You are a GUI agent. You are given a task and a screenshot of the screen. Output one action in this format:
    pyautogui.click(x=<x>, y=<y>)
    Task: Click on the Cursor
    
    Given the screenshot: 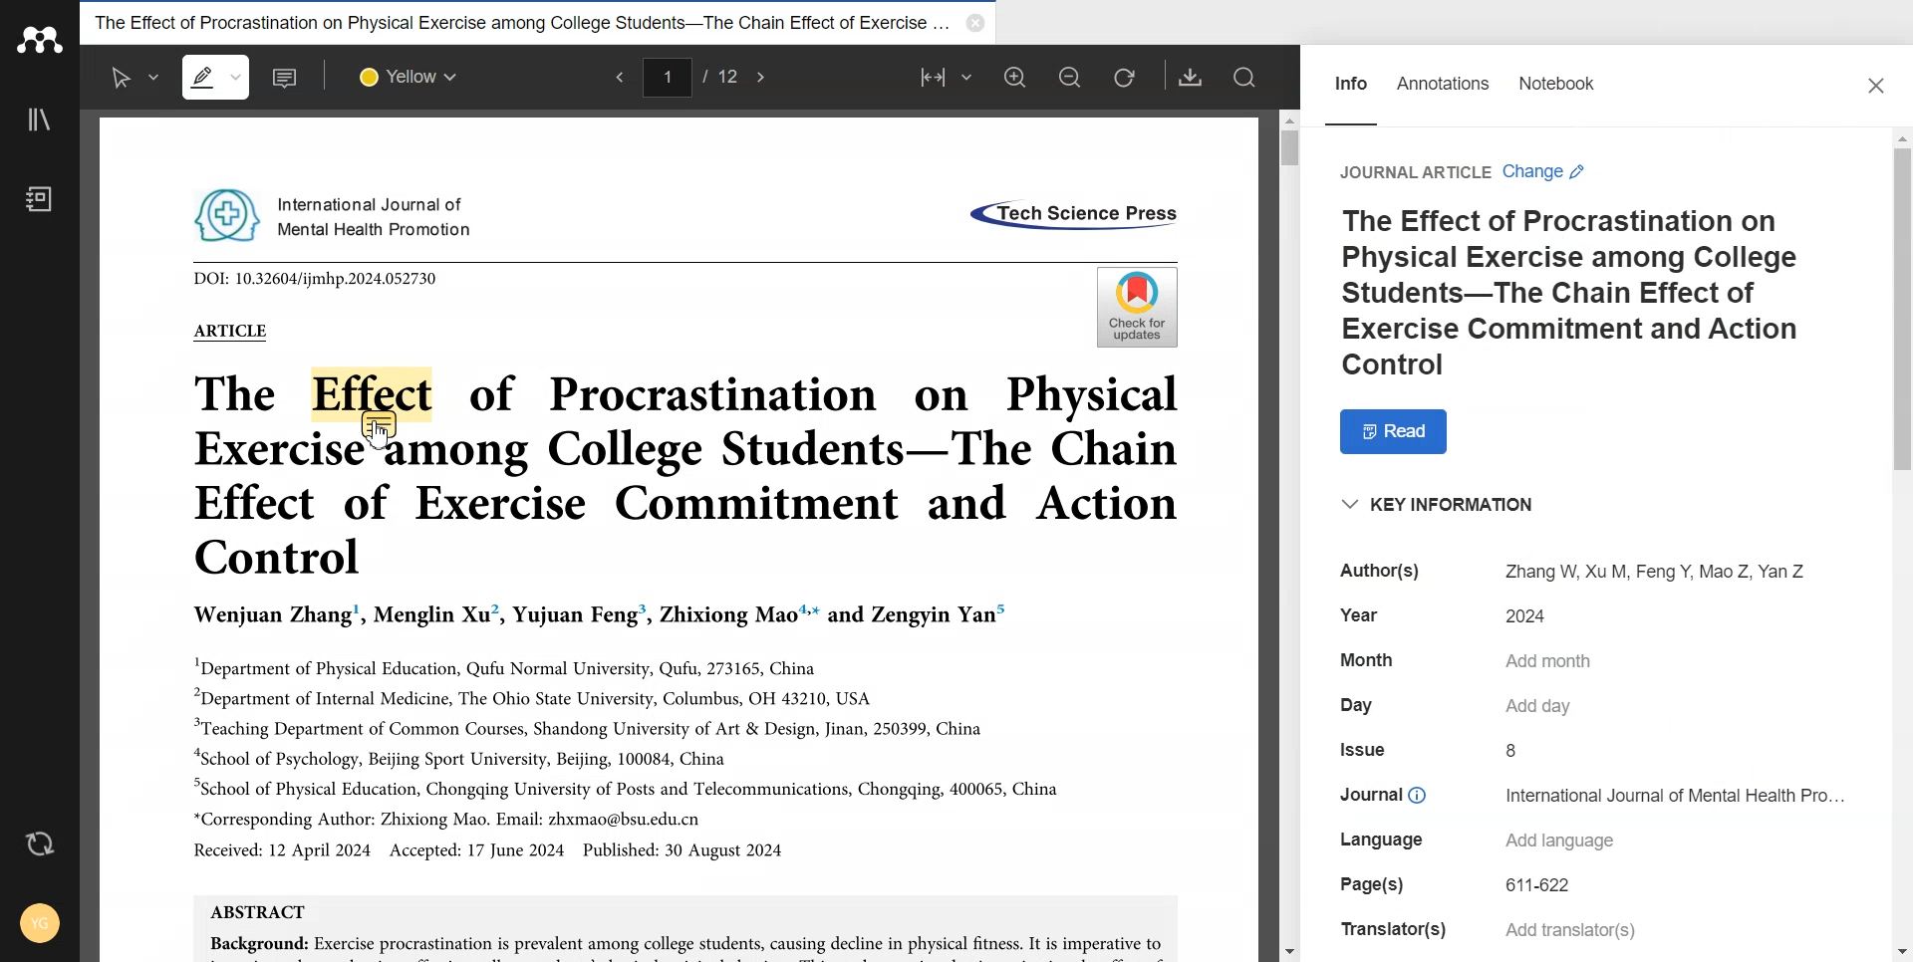 What is the action you would take?
    pyautogui.click(x=381, y=437)
    